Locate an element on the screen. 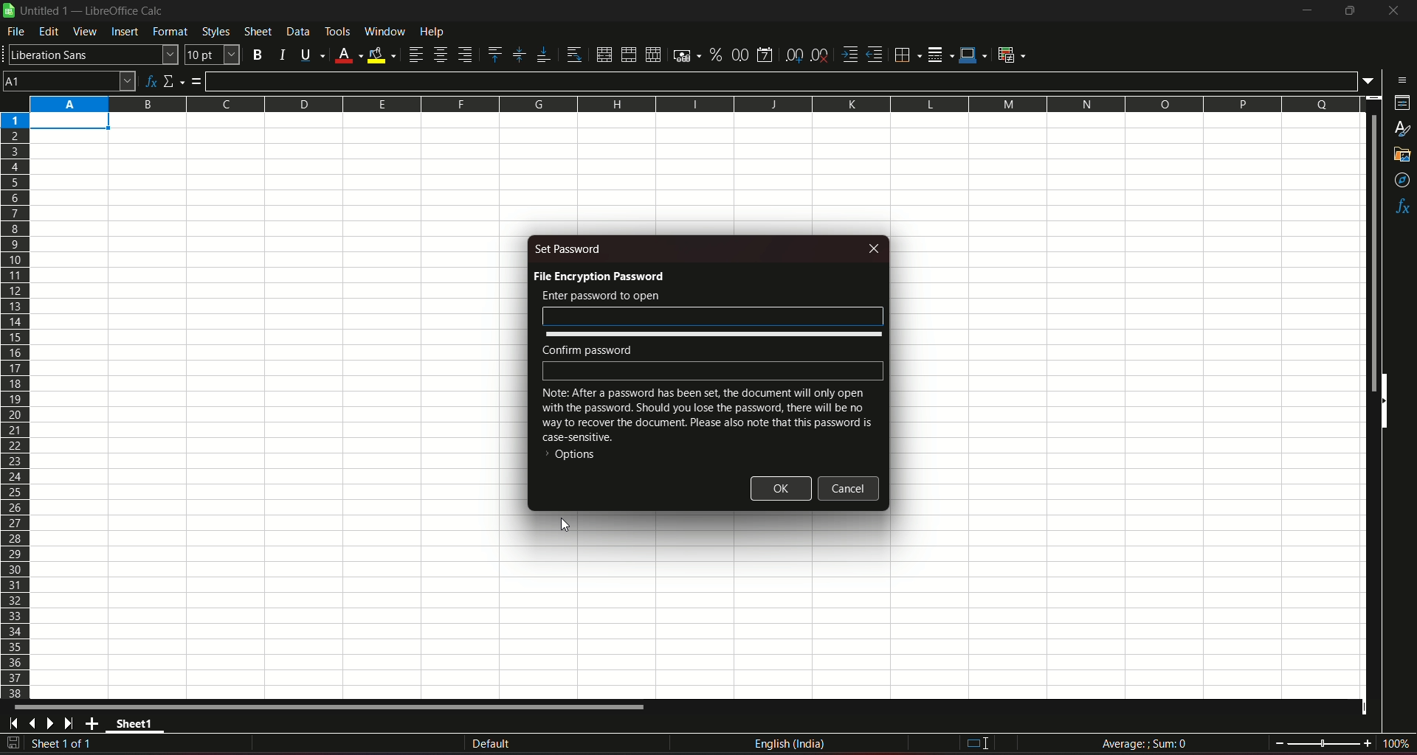  Note: After a password has been set, the document will only open
with the password. Should you lose the password, there will be no
way to recover the document. Please also note that this password is.
case-sensitive.

Options is located at coordinates (707, 428).